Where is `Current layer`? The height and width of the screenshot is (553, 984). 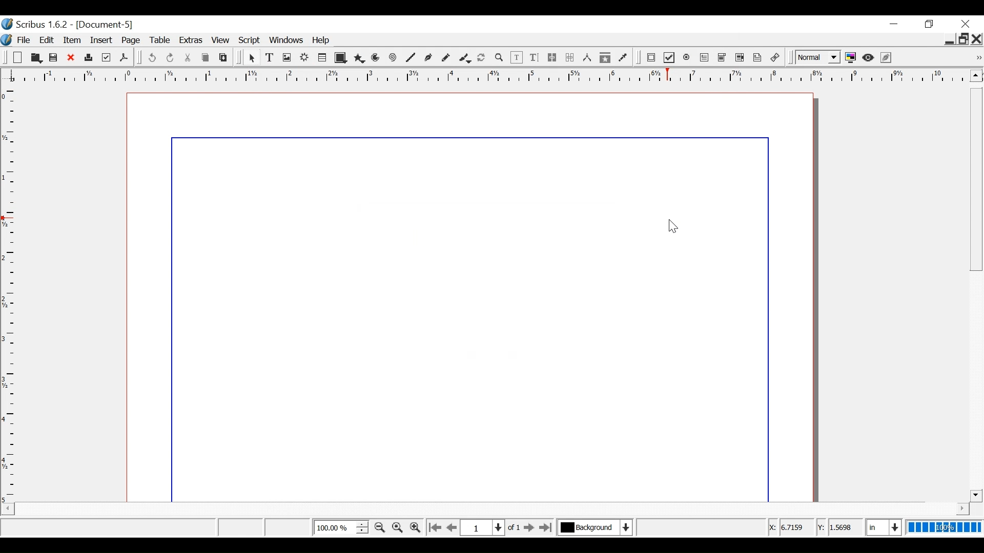 Current layer is located at coordinates (595, 527).